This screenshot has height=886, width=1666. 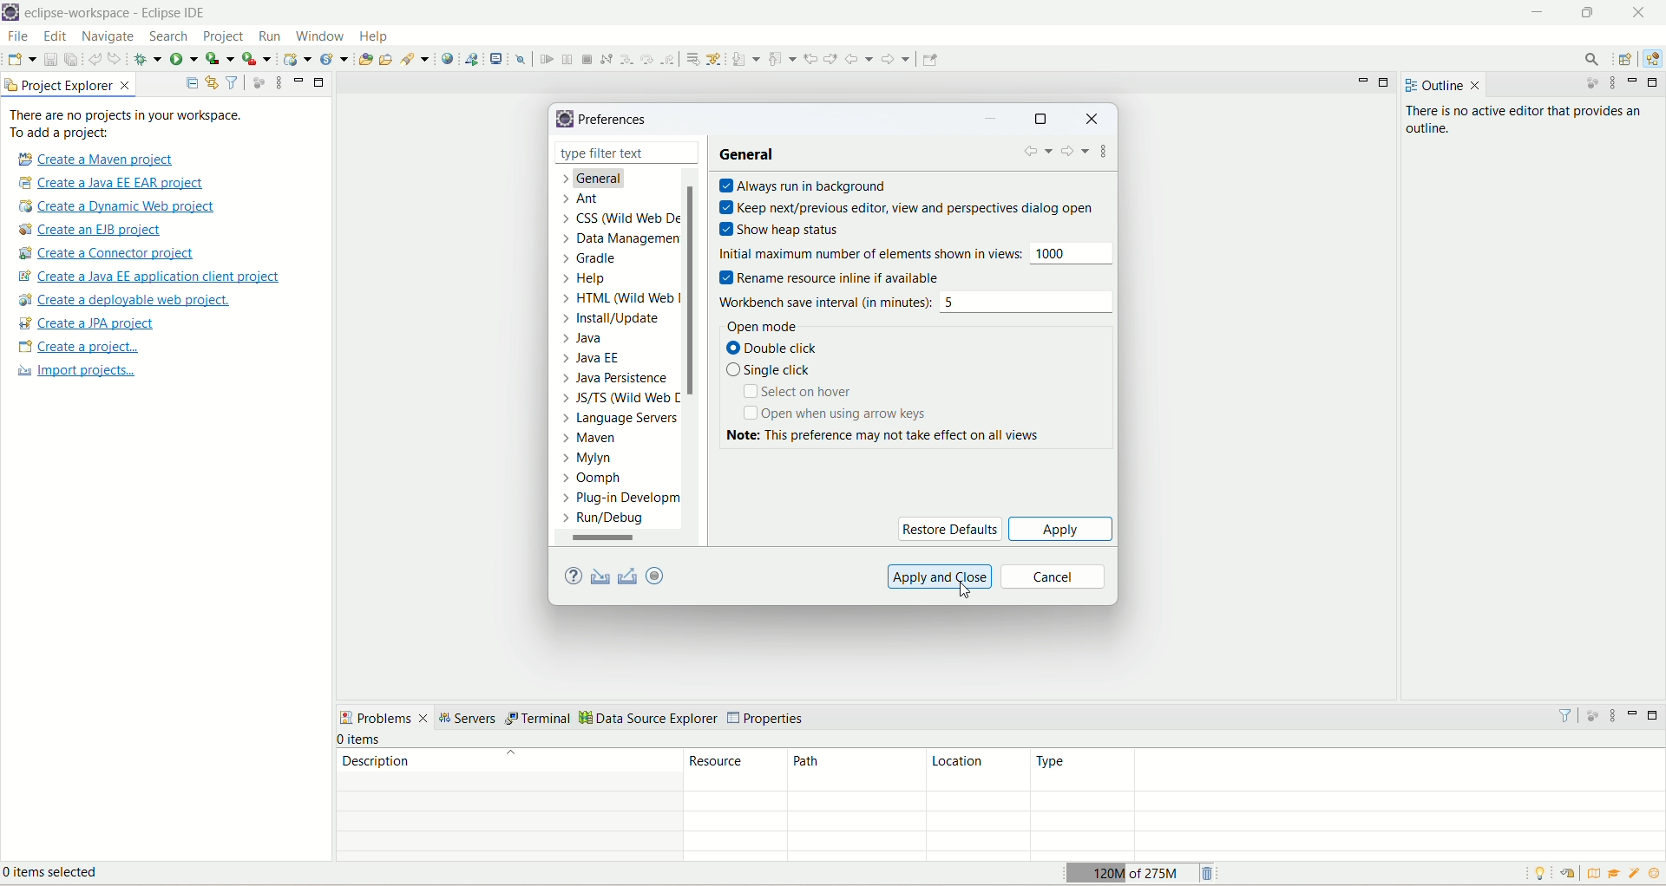 I want to click on run last tool, so click(x=256, y=59).